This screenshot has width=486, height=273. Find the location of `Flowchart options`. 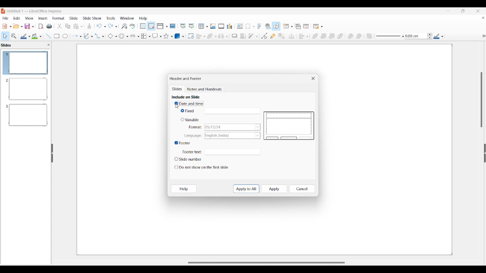

Flowchart options is located at coordinates (146, 36).